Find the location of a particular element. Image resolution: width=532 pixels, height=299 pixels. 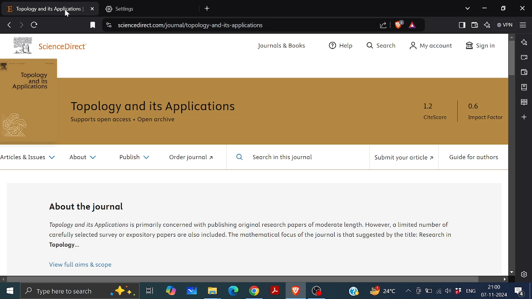

logo is located at coordinates (18, 125).